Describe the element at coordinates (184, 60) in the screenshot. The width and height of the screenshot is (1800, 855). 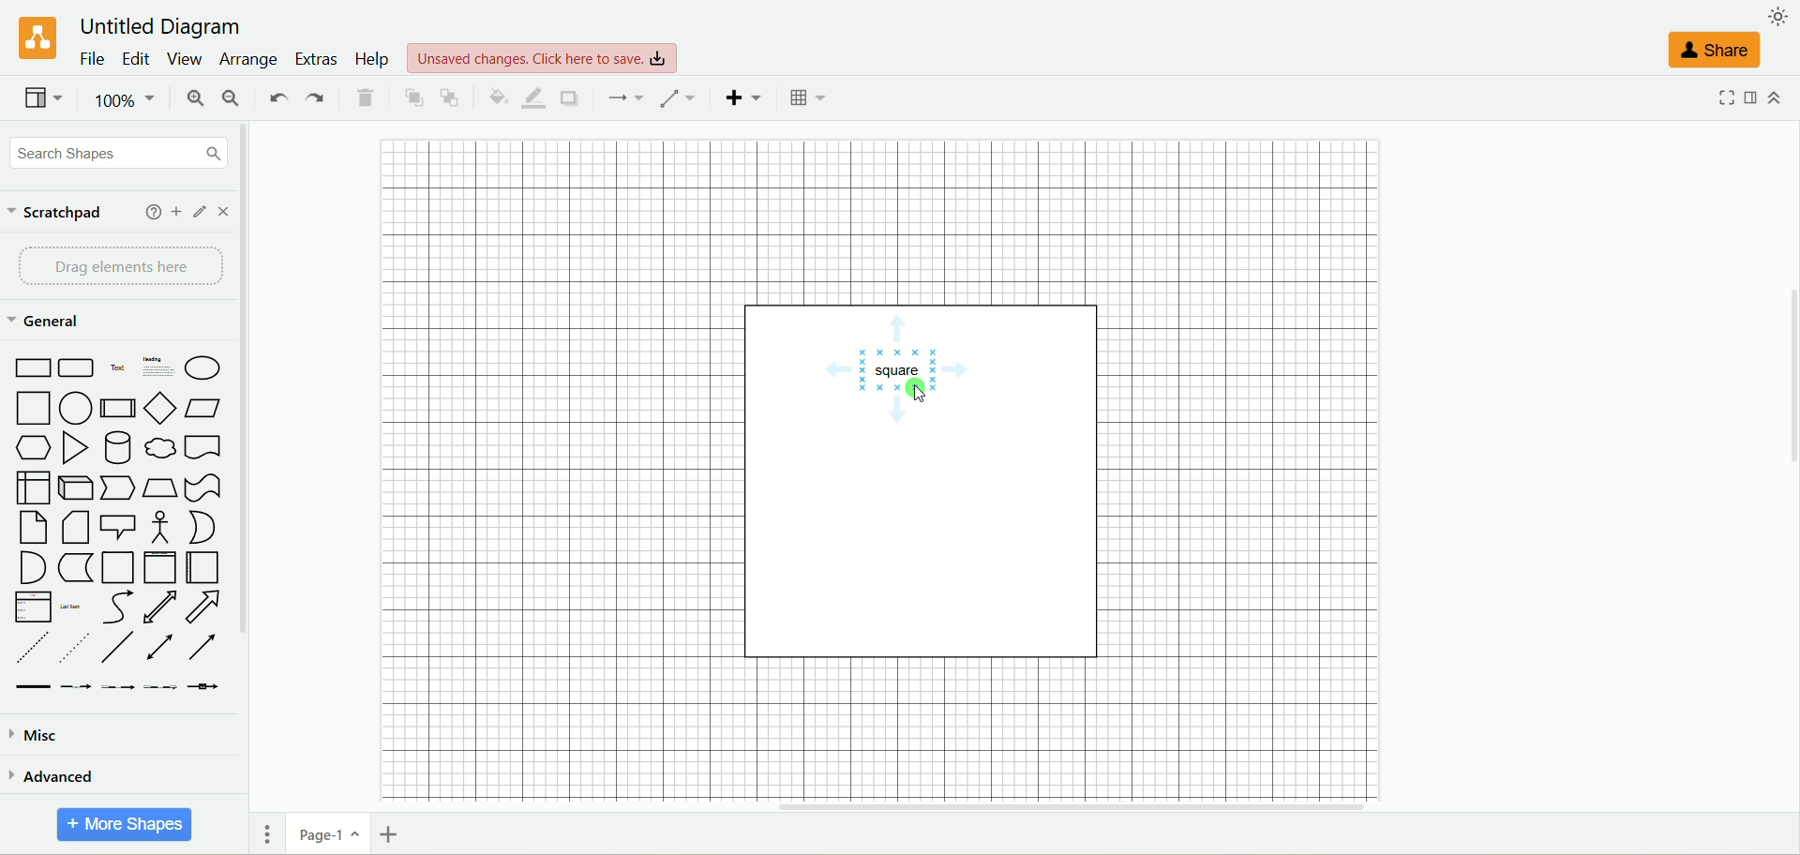
I see `view` at that location.